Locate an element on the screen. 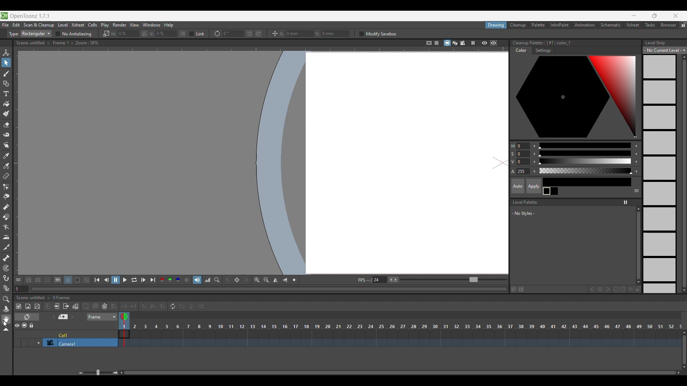 This screenshot has width=687, height=386. Flip vertically is located at coordinates (285, 280).